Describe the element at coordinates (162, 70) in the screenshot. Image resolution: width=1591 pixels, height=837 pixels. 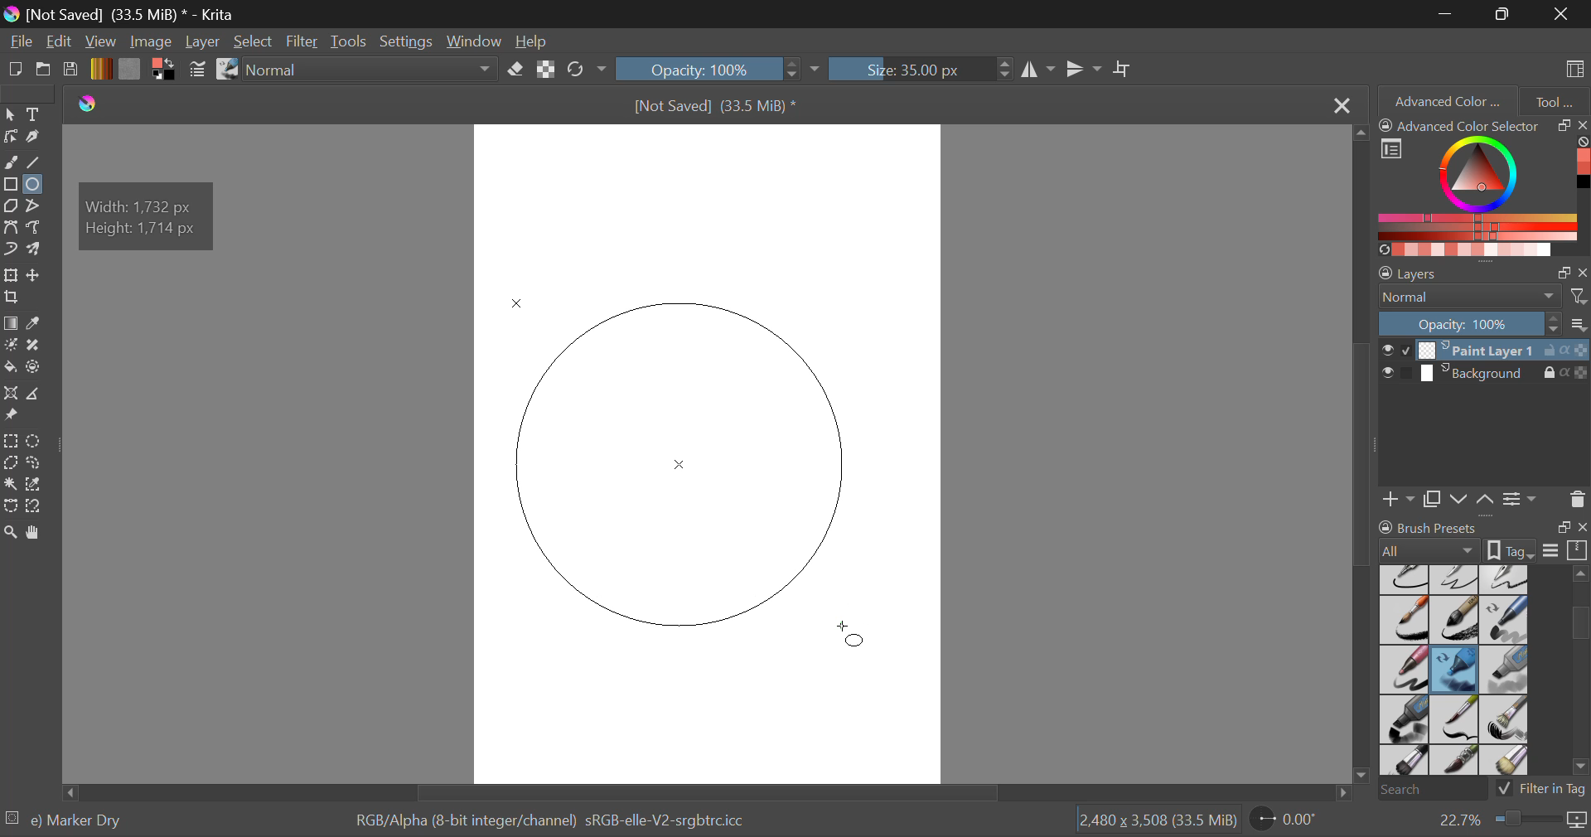
I see `Colors in Use` at that location.